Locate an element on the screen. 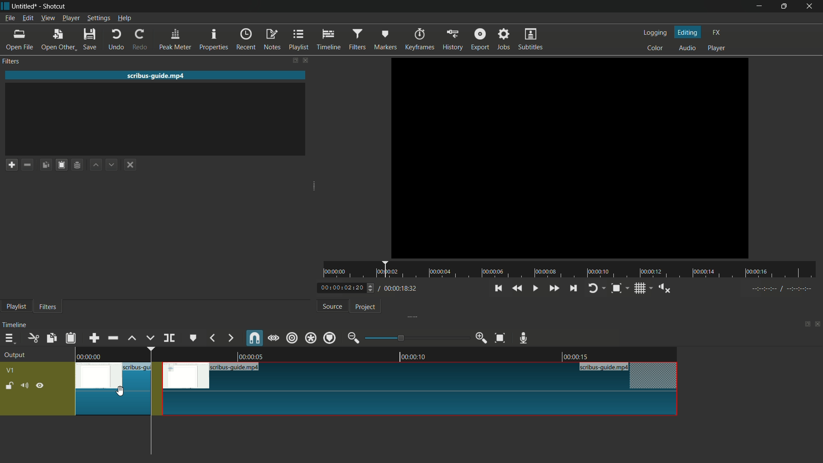 The image size is (823, 463). peak meter is located at coordinates (176, 39).